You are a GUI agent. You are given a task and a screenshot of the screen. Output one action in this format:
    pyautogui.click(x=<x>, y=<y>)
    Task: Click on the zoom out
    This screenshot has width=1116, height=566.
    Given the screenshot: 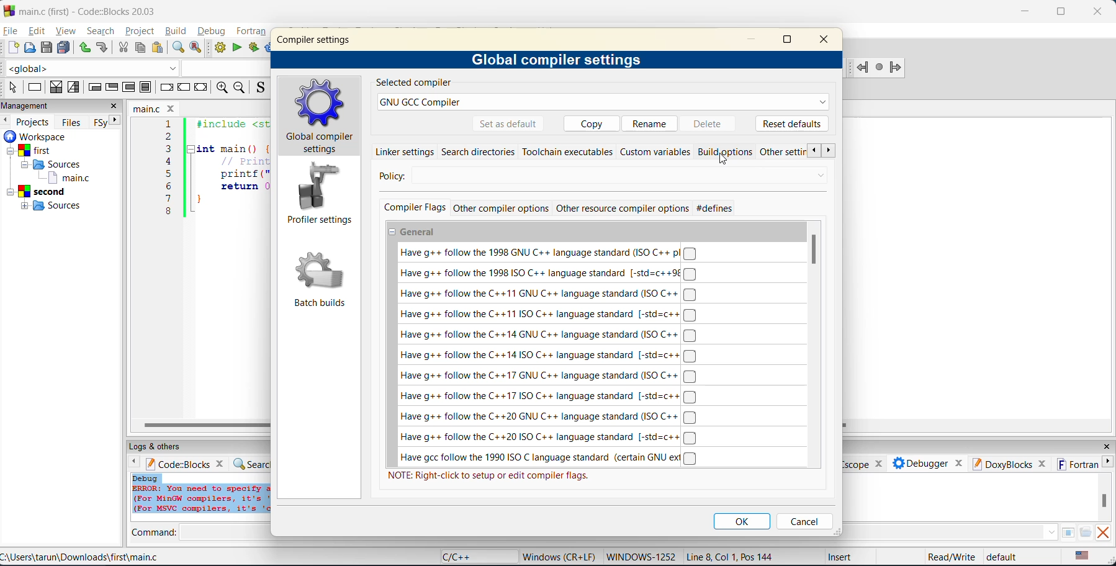 What is the action you would take?
    pyautogui.click(x=241, y=88)
    